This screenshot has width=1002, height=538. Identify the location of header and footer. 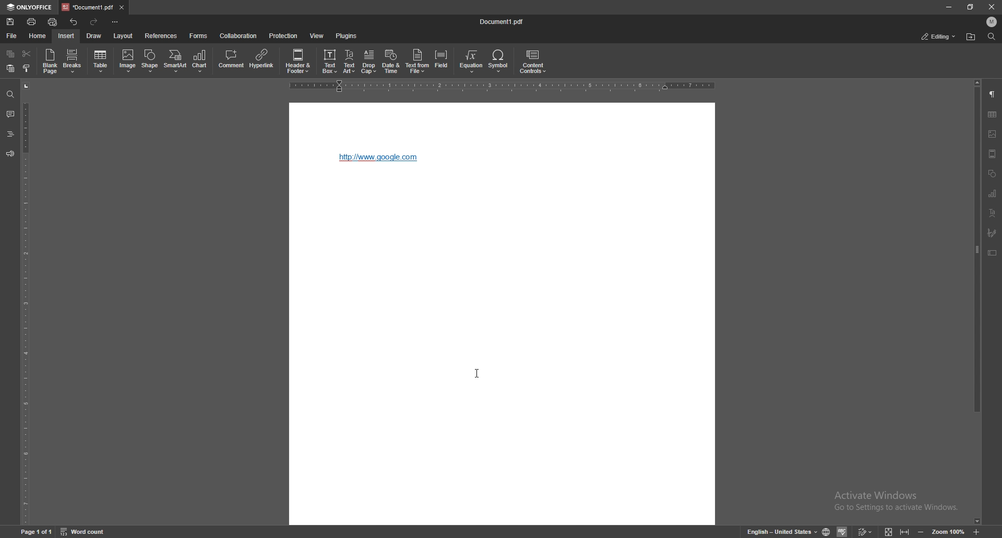
(299, 60).